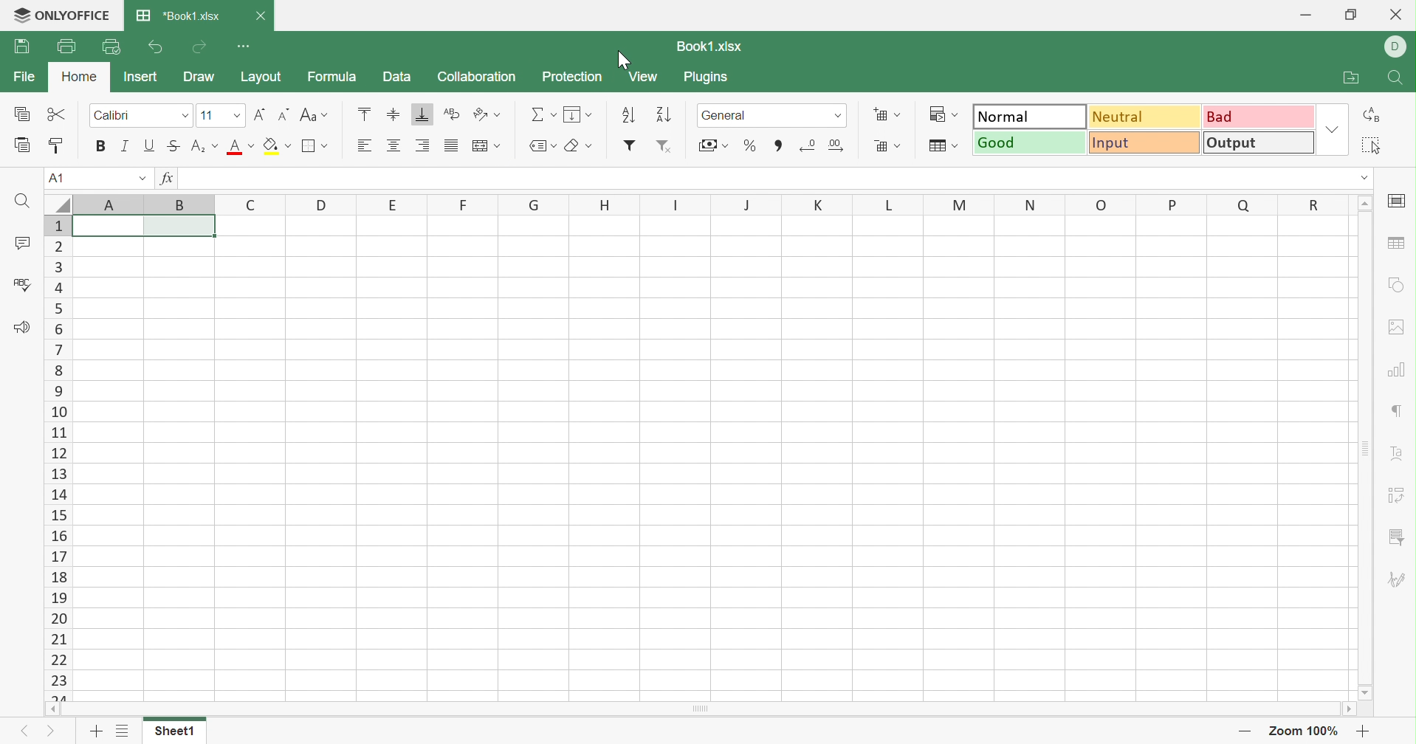  Describe the element at coordinates (1401, 285) in the screenshot. I see `Shape settings` at that location.